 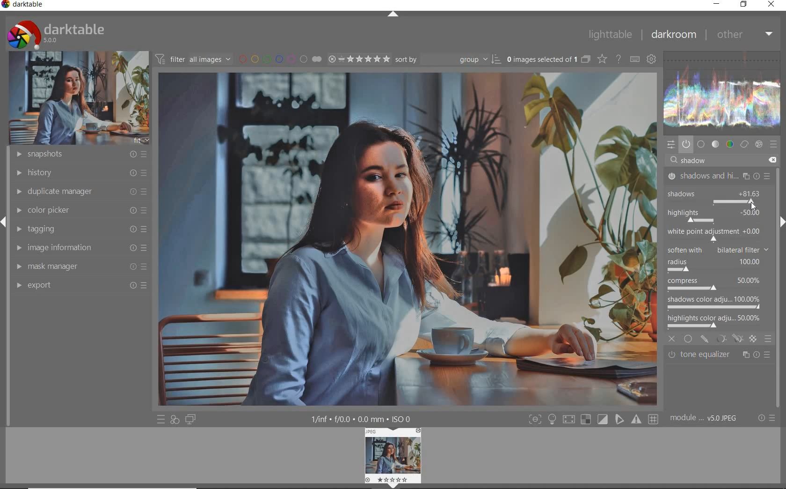 I want to click on mask manager, so click(x=81, y=267).